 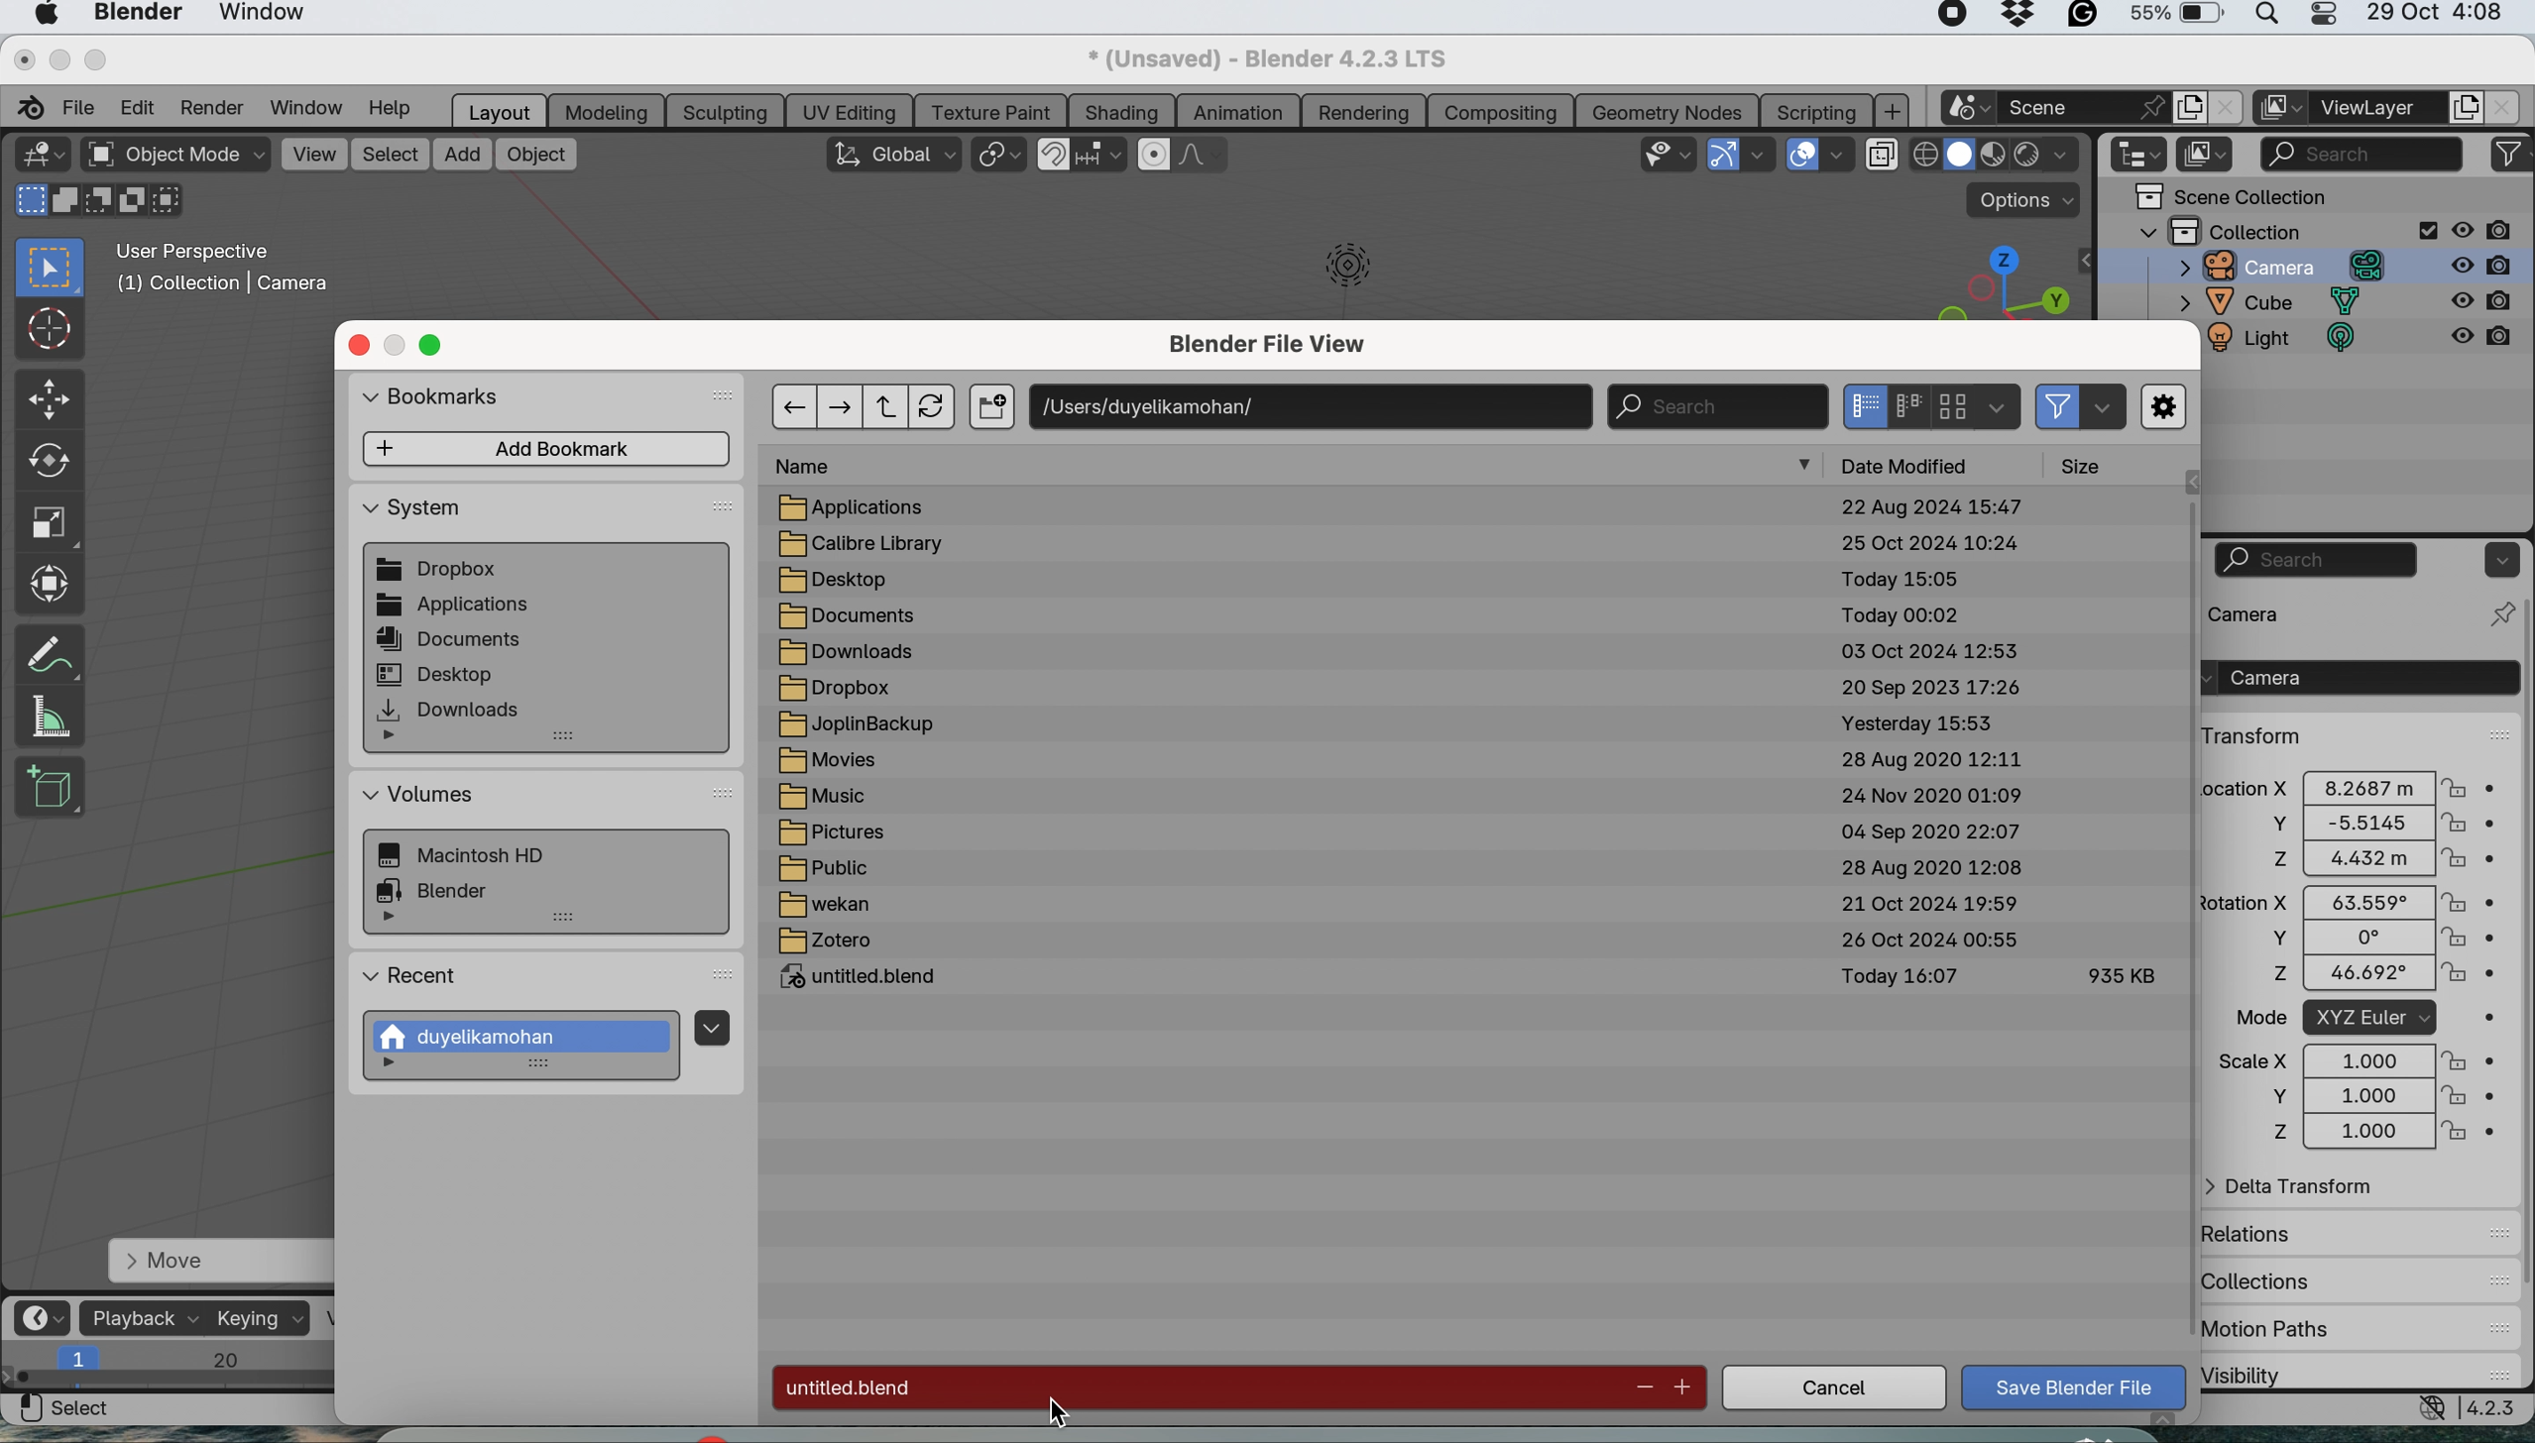 What do you see at coordinates (46, 16) in the screenshot?
I see `system logo` at bounding box center [46, 16].